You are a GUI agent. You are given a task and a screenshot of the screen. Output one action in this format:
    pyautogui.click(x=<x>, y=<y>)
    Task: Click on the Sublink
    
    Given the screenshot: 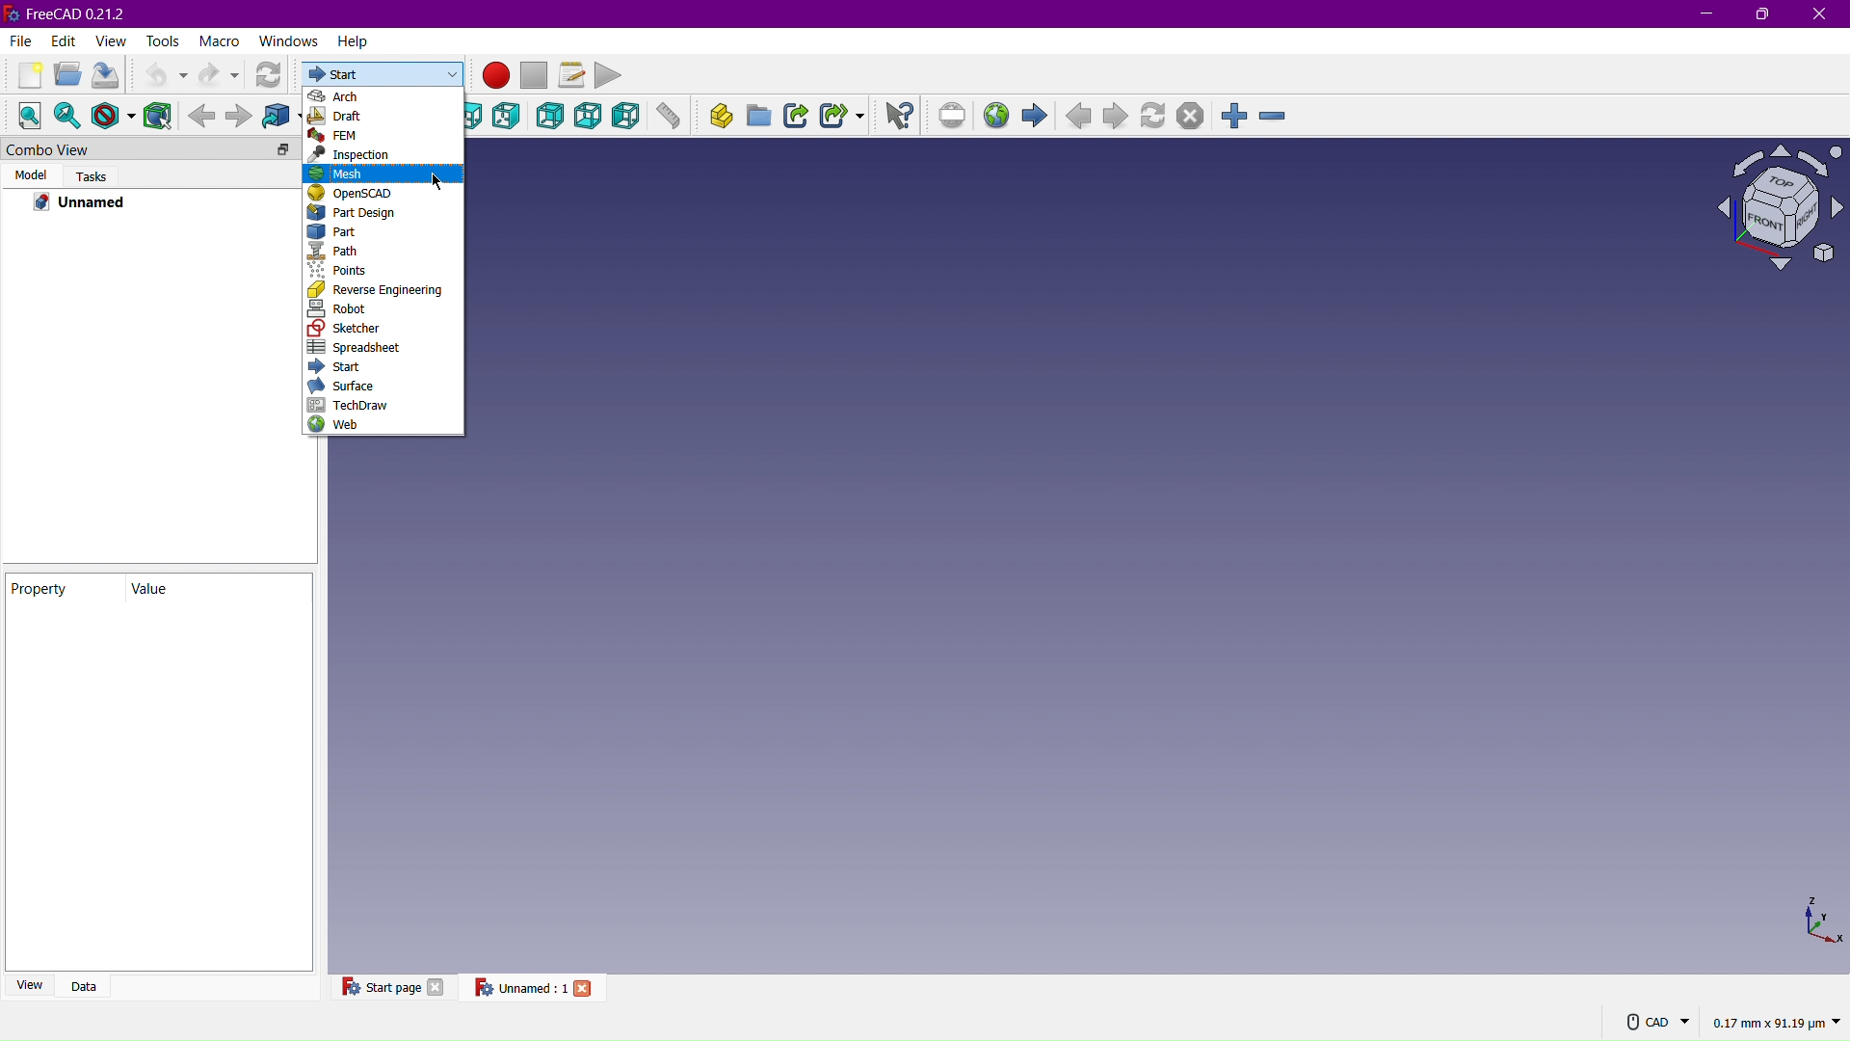 What is the action you would take?
    pyautogui.click(x=842, y=118)
    